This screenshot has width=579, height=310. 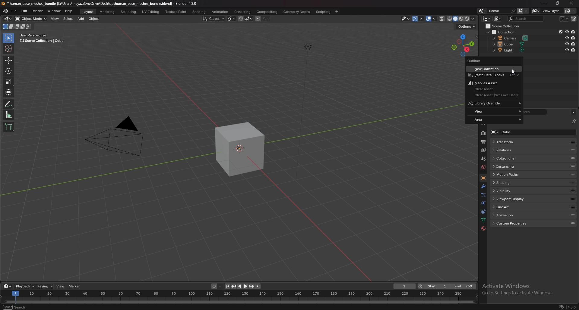 I want to click on scene, so click(x=495, y=11).